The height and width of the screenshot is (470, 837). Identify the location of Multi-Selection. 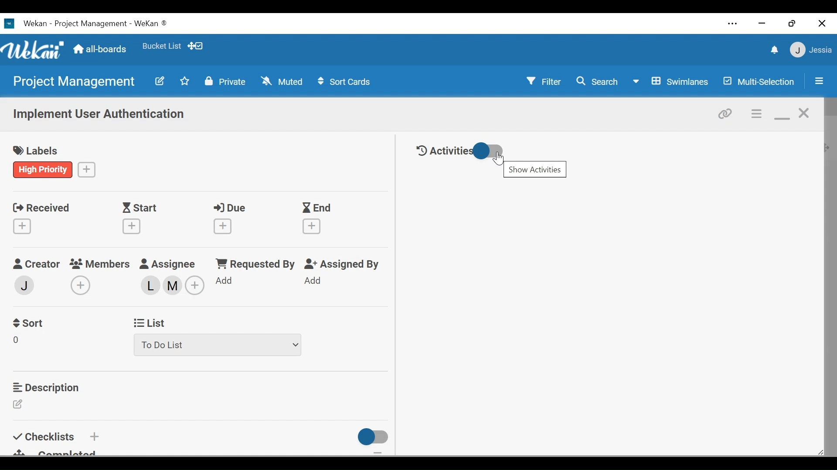
(758, 82).